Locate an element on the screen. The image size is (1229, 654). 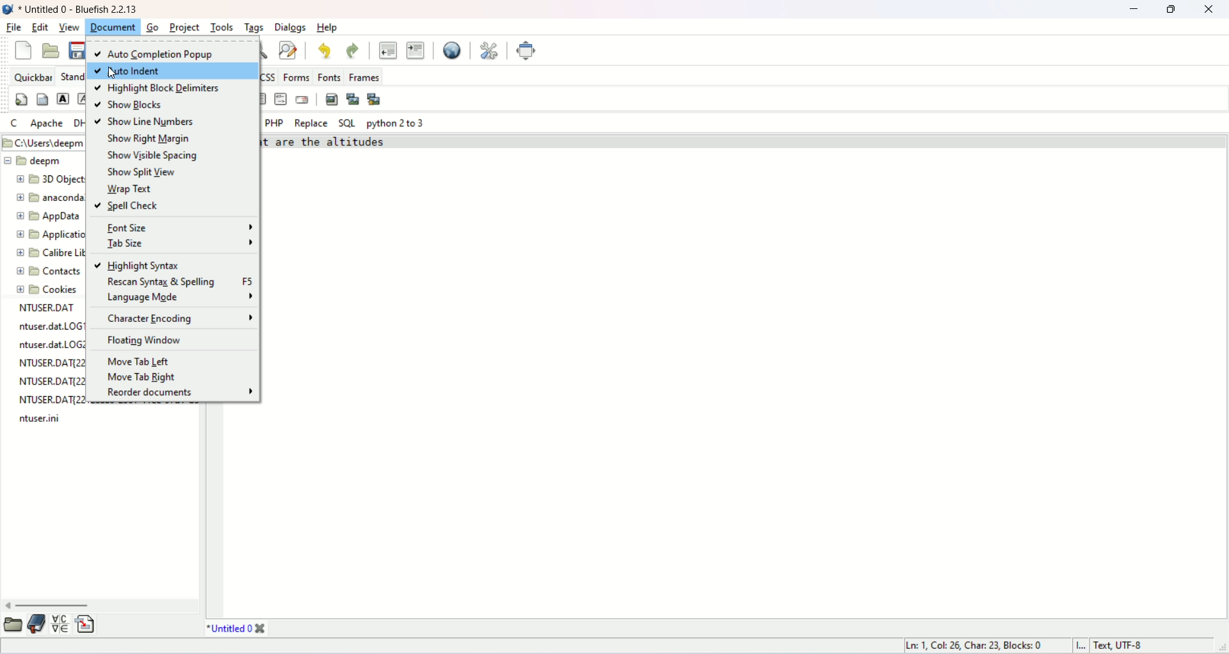
maximize is located at coordinates (1171, 10).